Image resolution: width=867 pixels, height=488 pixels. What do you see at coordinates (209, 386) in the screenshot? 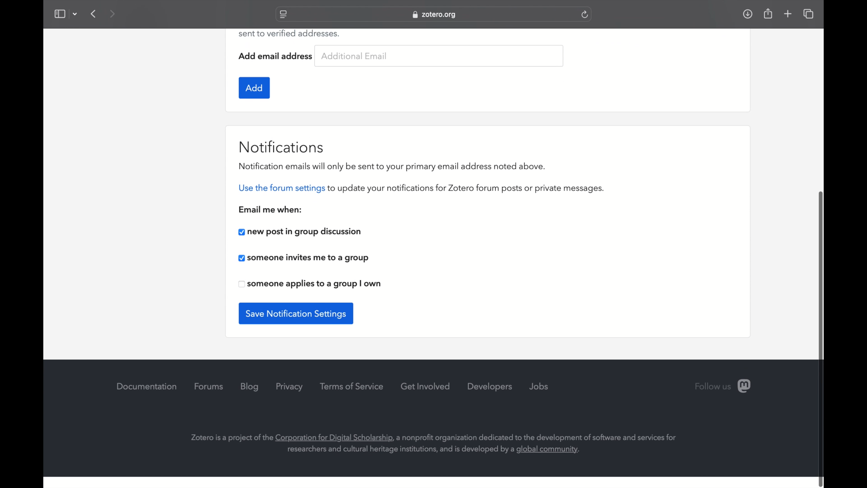
I see `forums` at bounding box center [209, 386].